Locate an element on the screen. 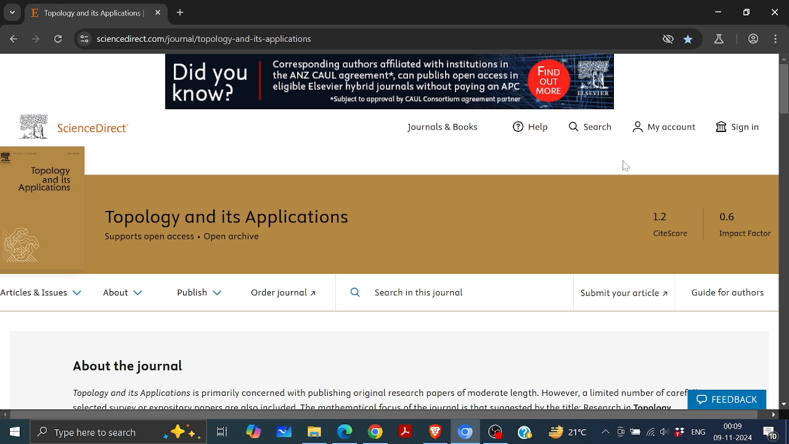 This screenshot has width=789, height=444. Publish is located at coordinates (194, 293).